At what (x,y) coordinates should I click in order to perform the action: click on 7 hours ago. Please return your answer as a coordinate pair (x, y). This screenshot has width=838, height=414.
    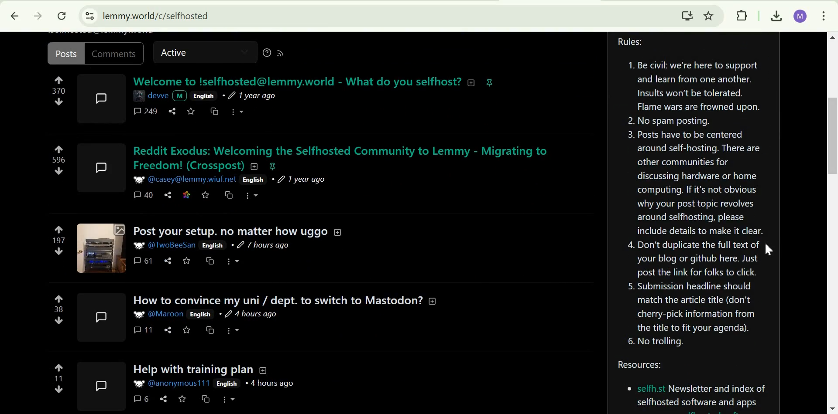
    Looking at the image, I should click on (261, 246).